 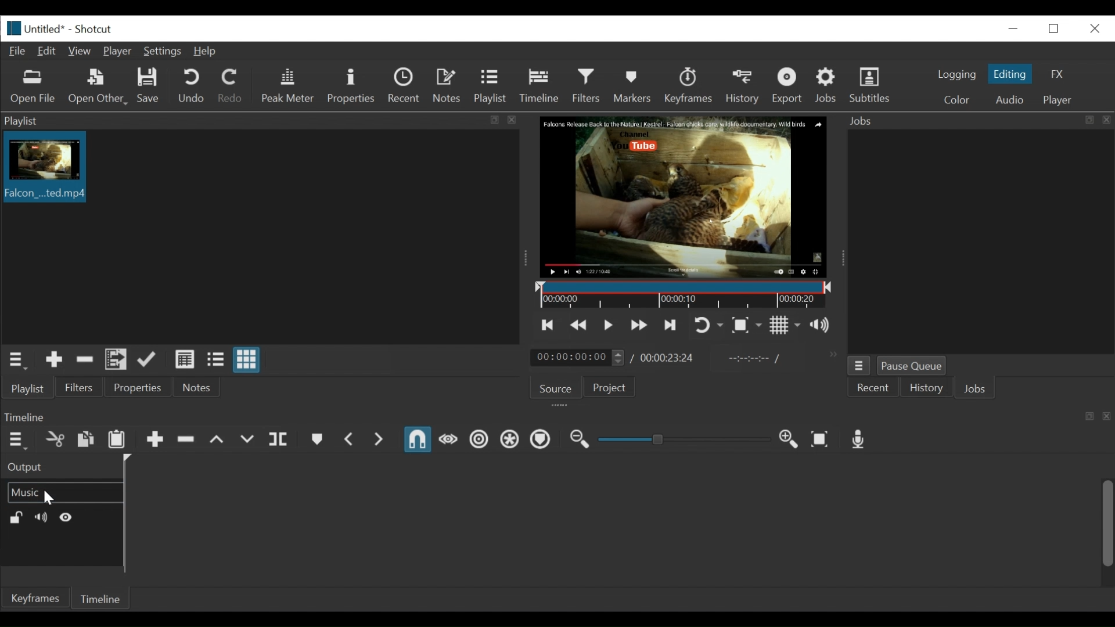 I want to click on Current duration, so click(x=578, y=358).